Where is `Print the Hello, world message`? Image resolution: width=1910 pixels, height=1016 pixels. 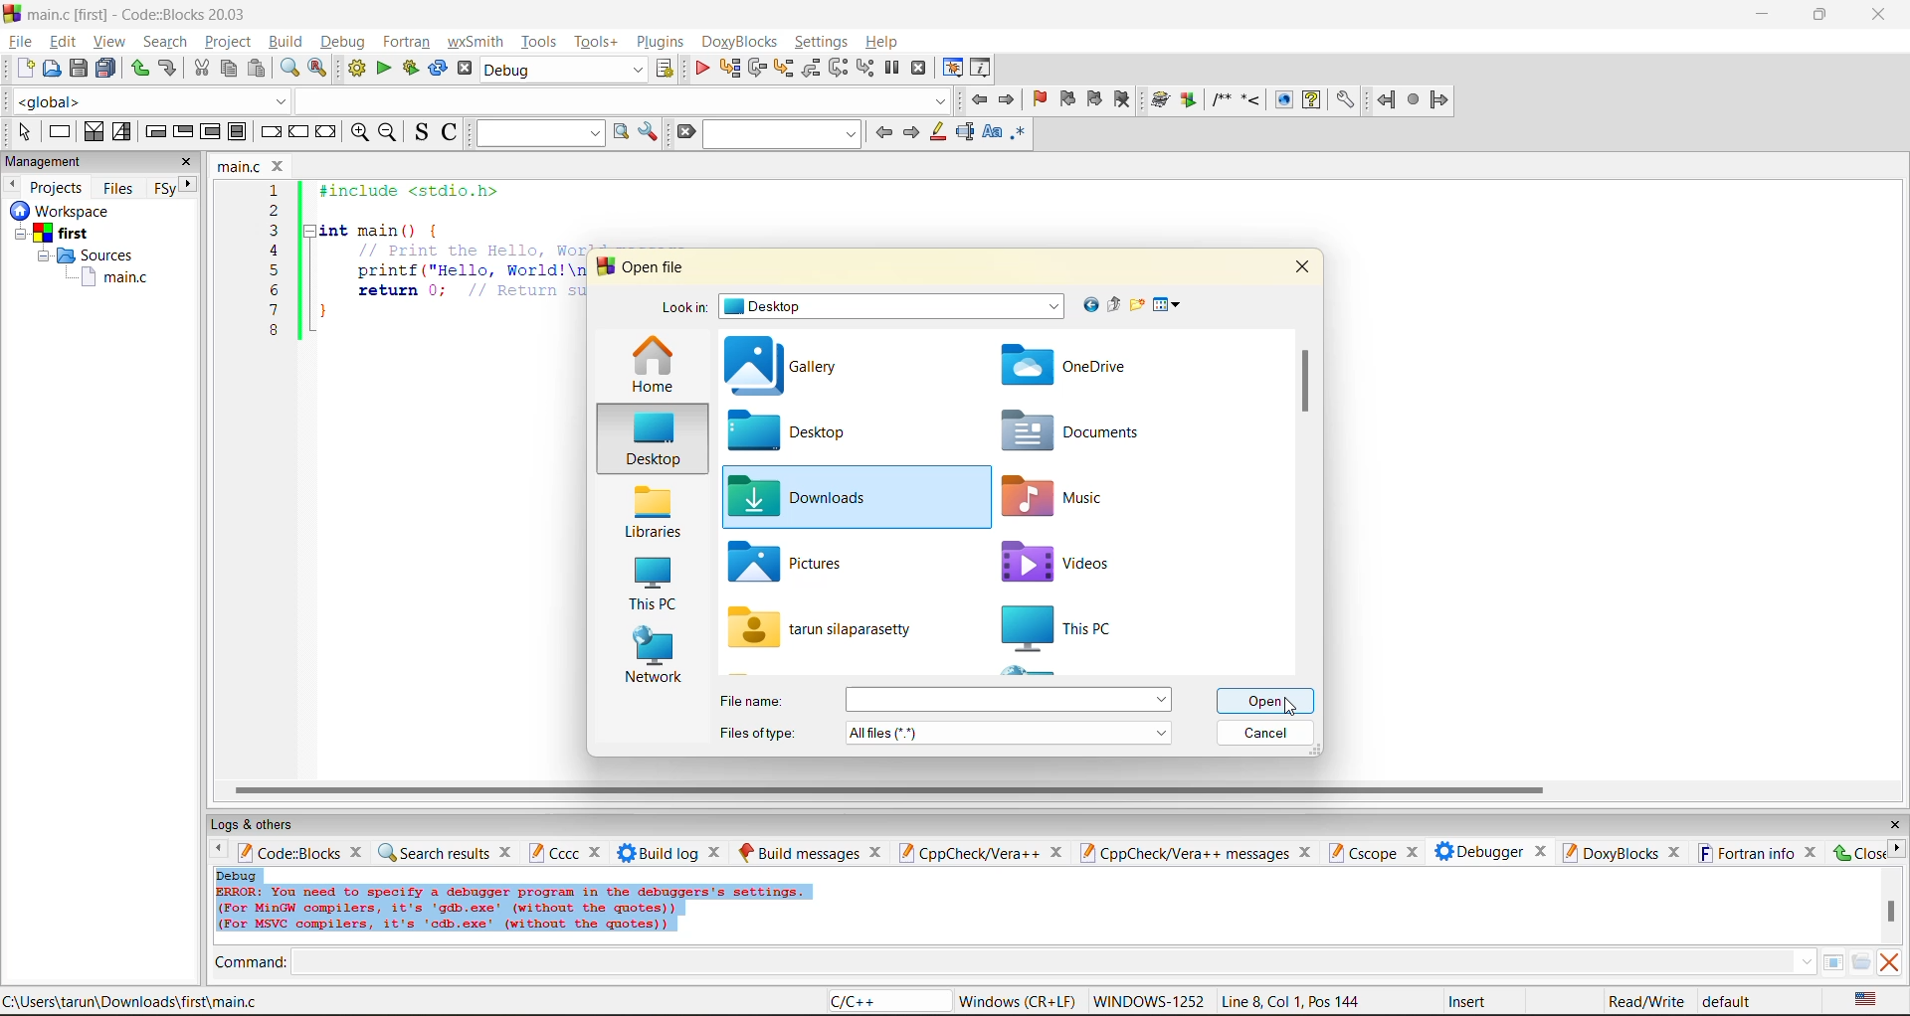 Print the Hello, world message is located at coordinates (472, 250).